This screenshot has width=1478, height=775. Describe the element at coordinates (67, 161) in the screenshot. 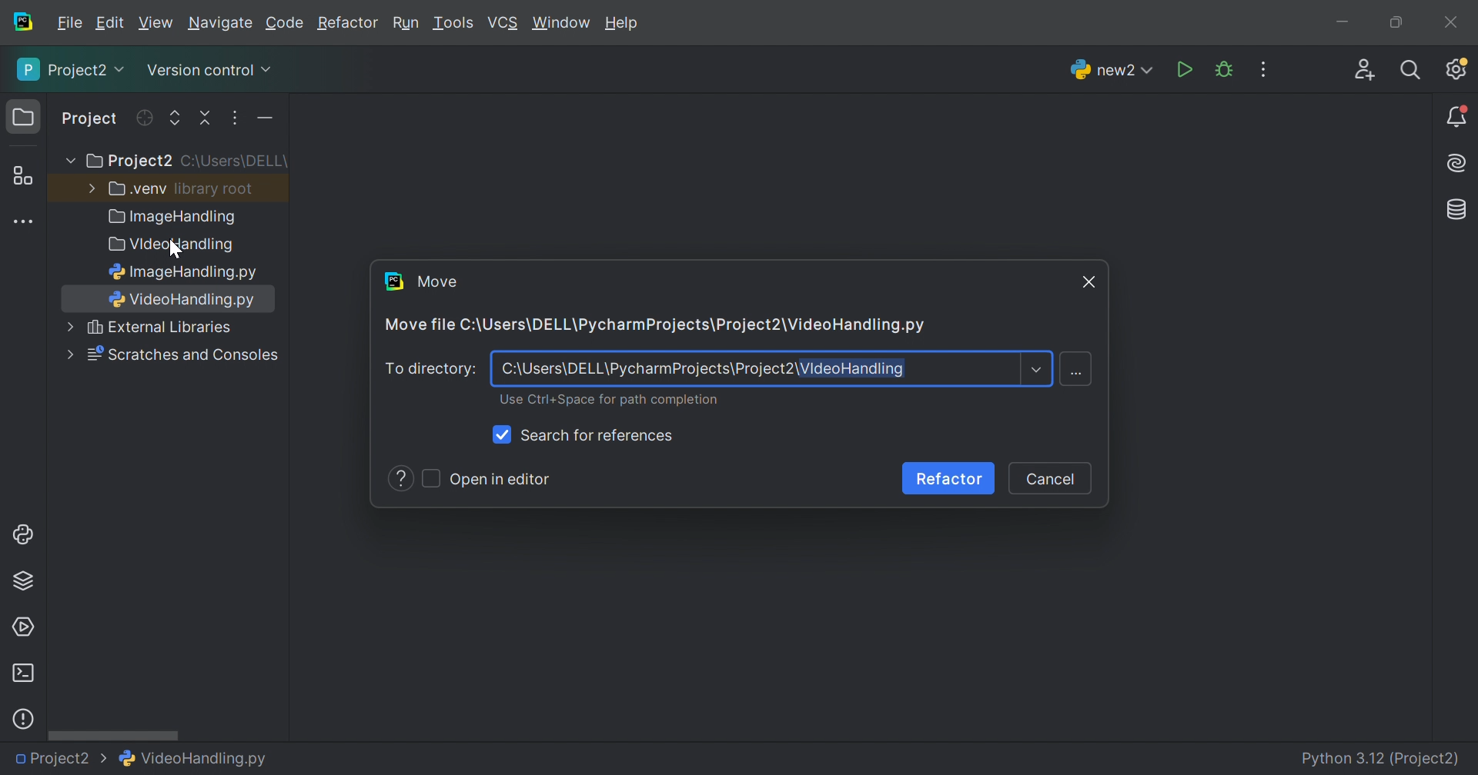

I see `More` at that location.